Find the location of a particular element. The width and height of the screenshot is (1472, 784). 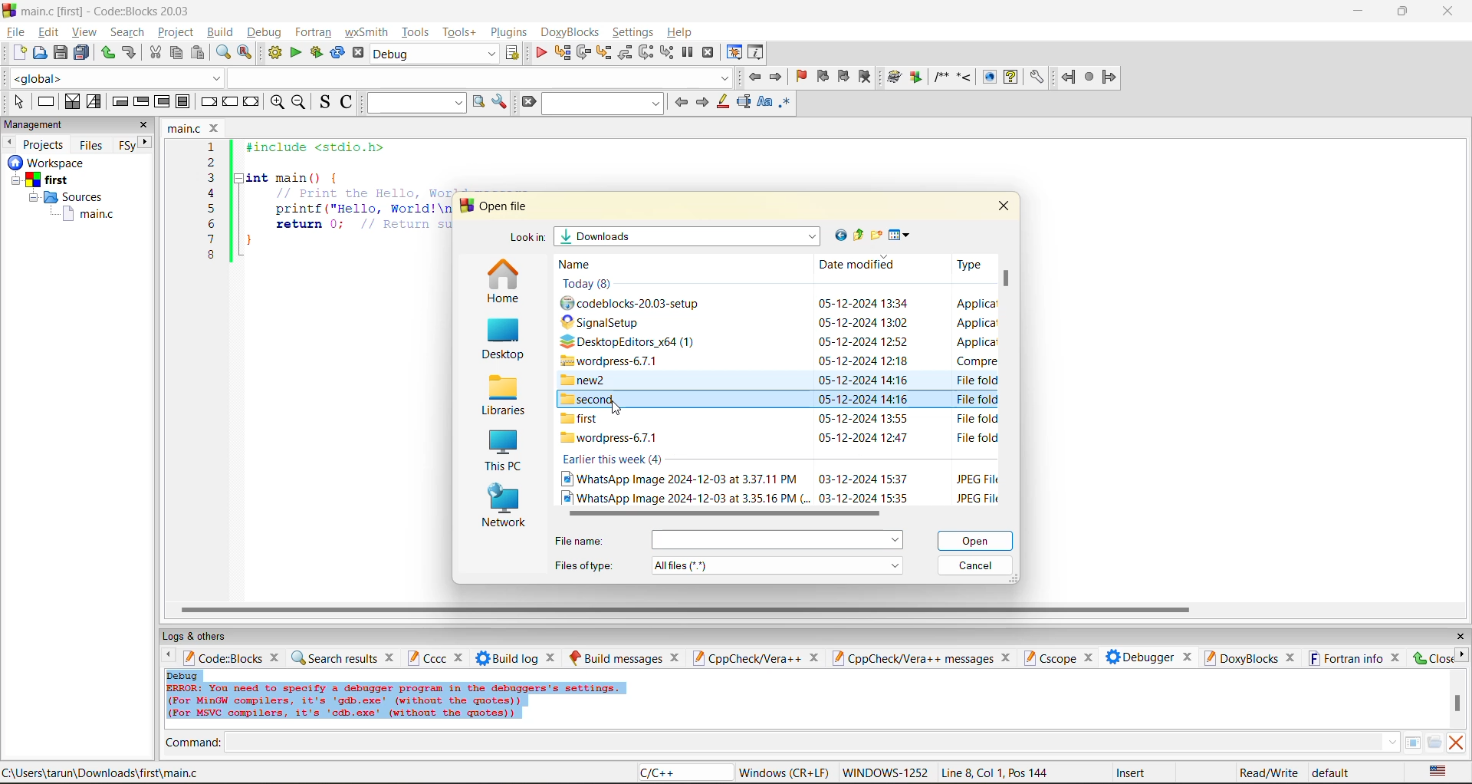

next is located at coordinates (146, 142).